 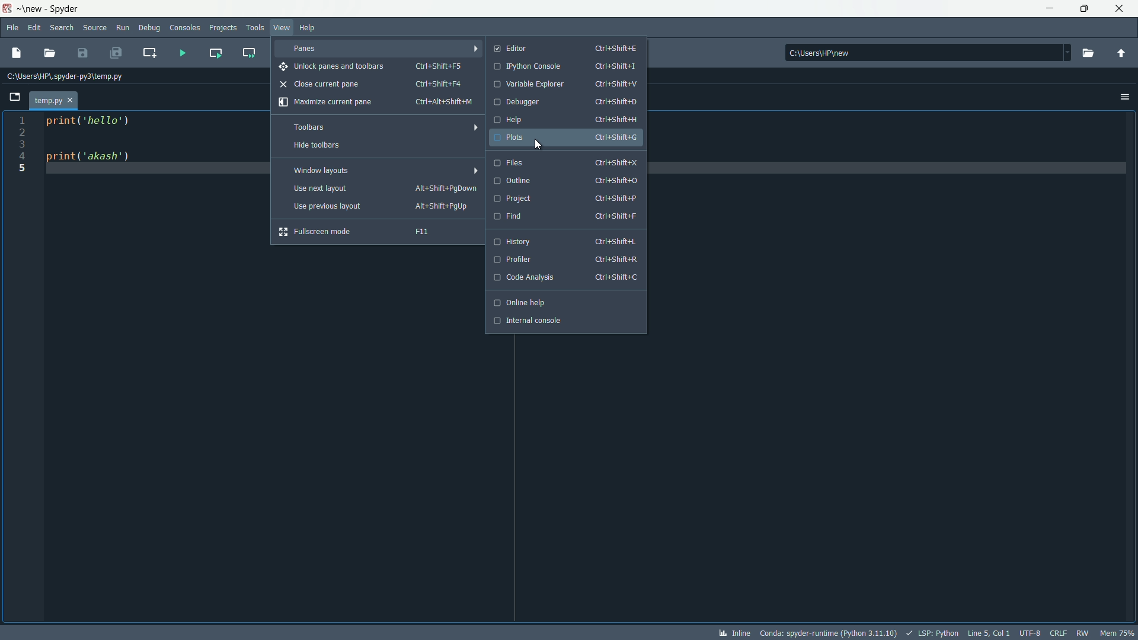 What do you see at coordinates (254, 27) in the screenshot?
I see `tools menu` at bounding box center [254, 27].